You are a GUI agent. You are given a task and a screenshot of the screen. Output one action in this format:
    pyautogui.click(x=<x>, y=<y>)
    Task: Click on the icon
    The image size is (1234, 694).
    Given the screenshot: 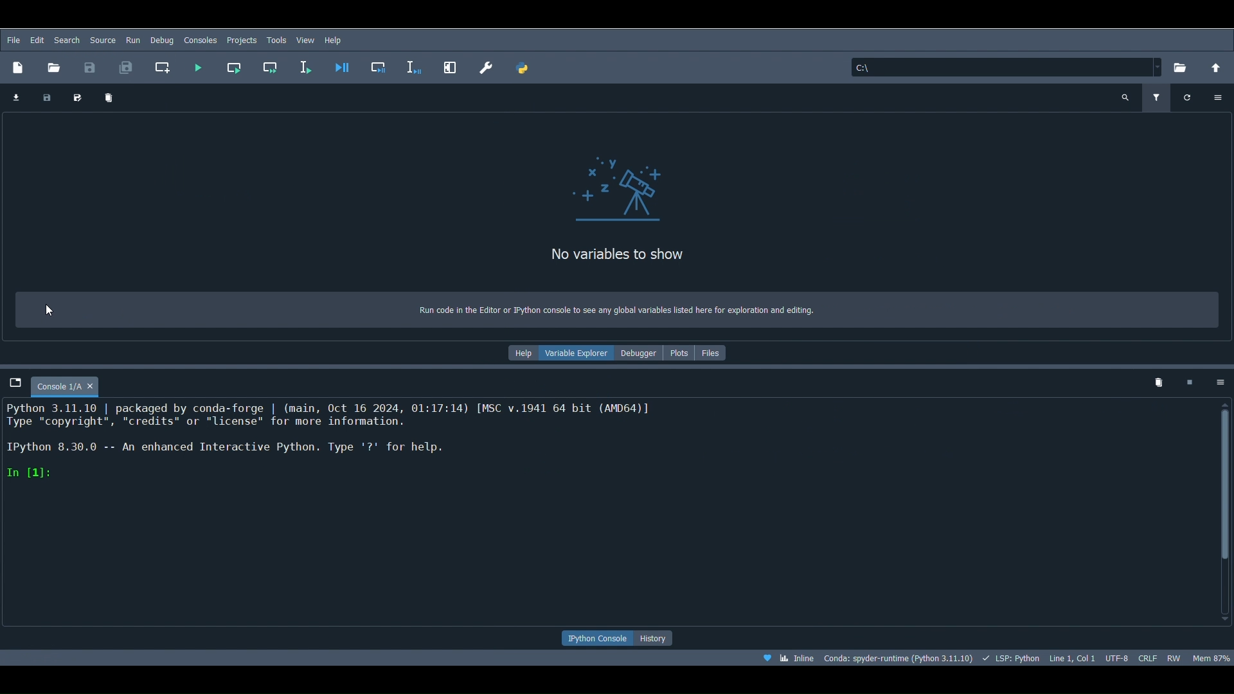 What is the action you would take?
    pyautogui.click(x=627, y=193)
    